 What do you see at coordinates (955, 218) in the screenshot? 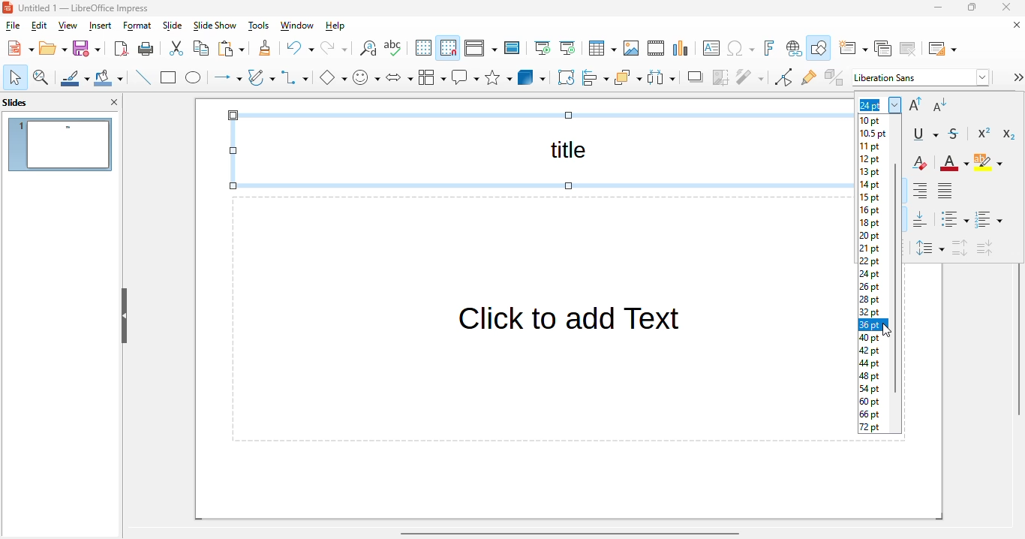
I see `toggle unordered list` at bounding box center [955, 218].